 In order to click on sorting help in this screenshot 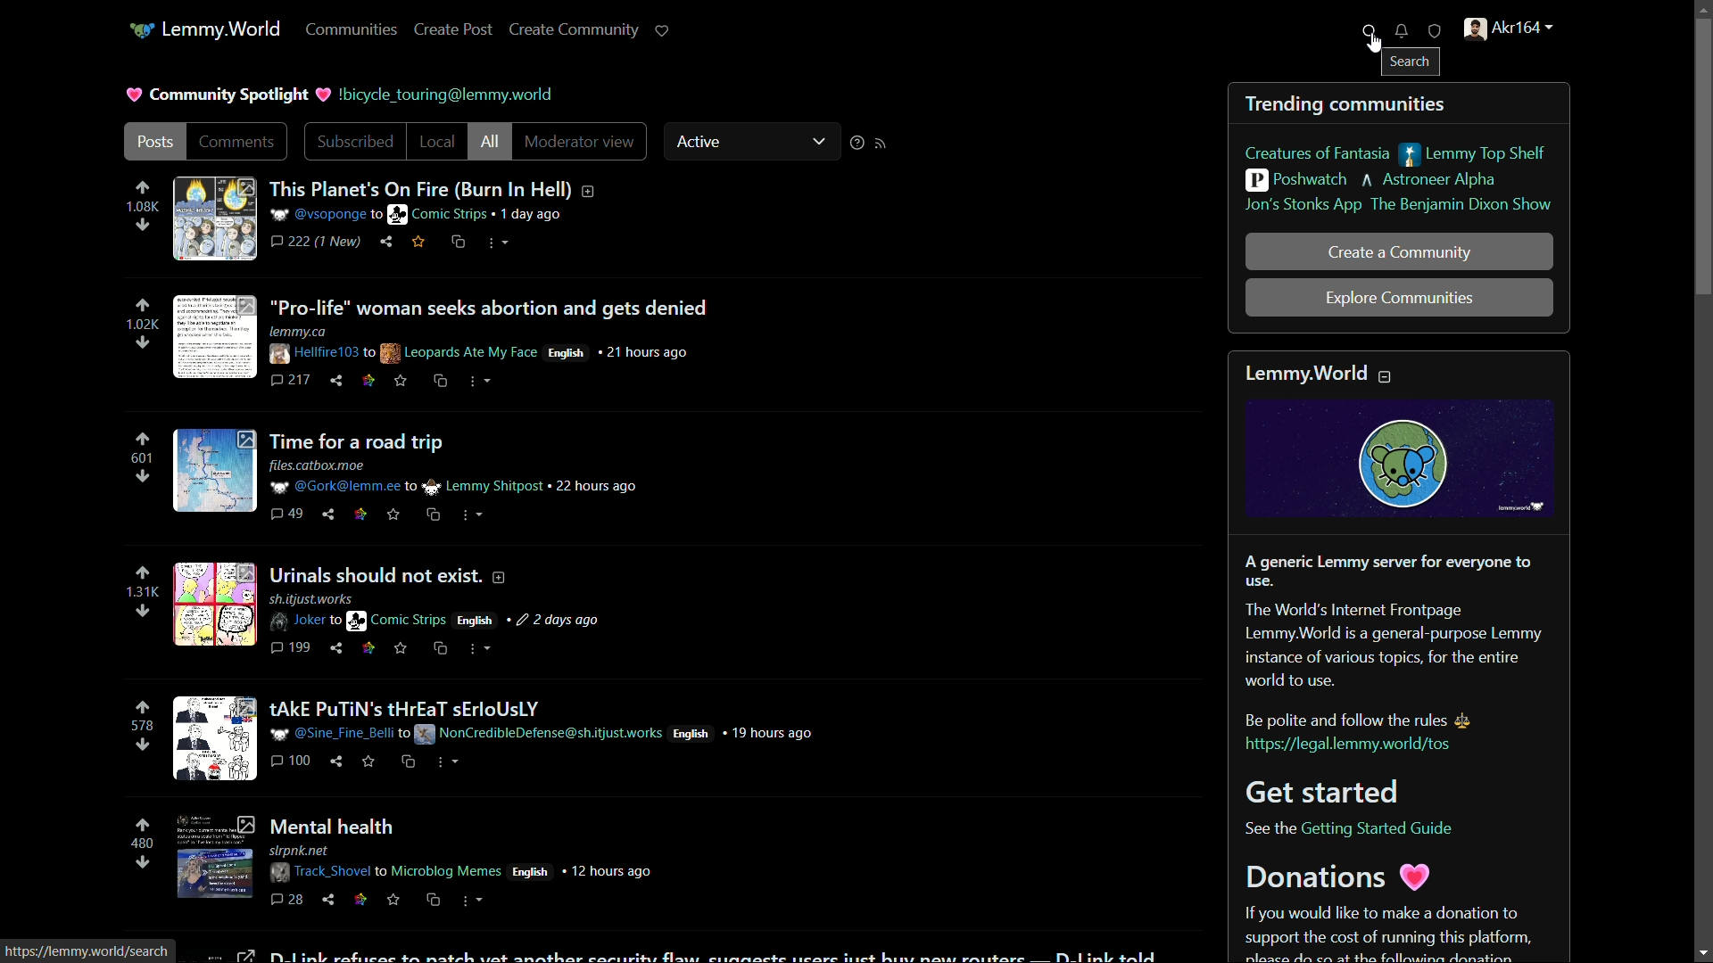, I will do `click(855, 143)`.